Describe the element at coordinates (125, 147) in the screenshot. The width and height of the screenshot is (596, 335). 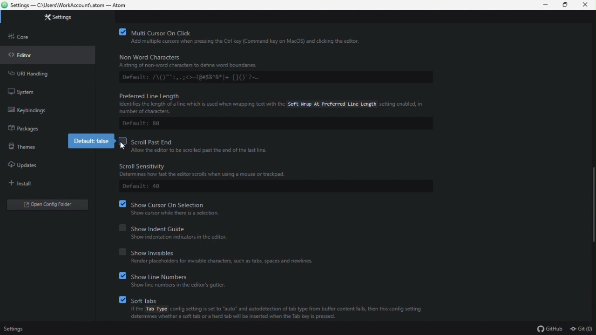
I see `cursor` at that location.